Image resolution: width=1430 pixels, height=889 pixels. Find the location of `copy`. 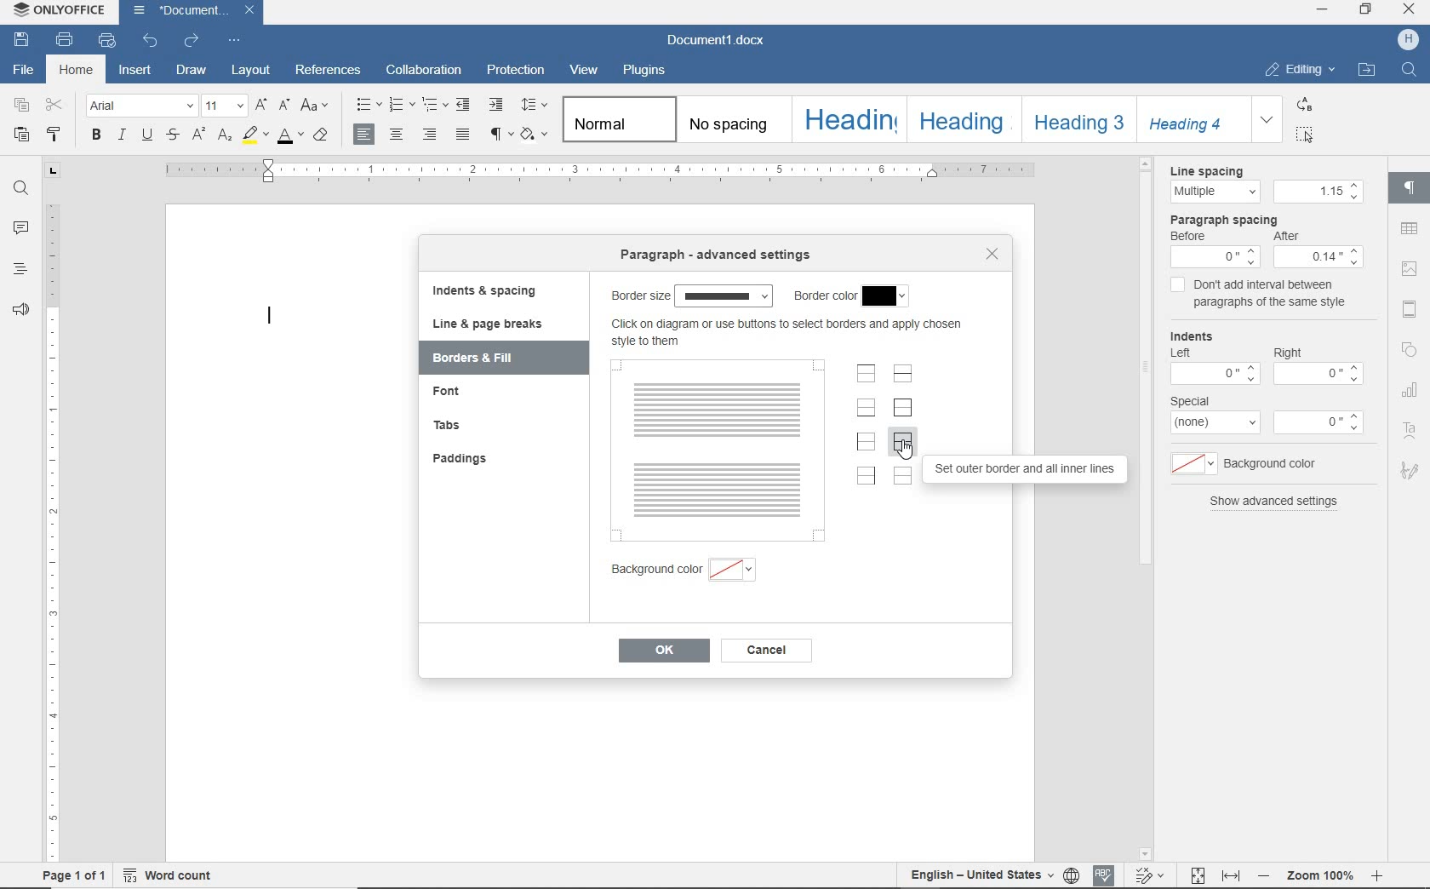

copy is located at coordinates (21, 107).